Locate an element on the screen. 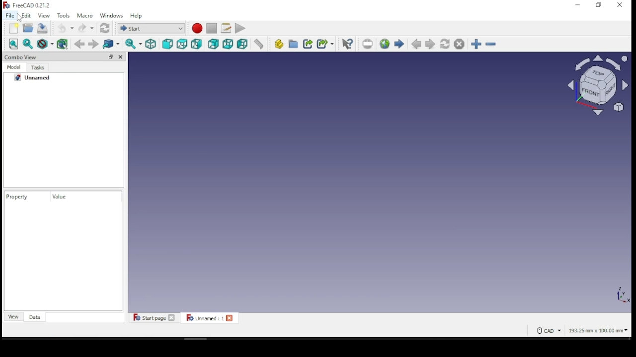 This screenshot has width=636, height=357. fir selection is located at coordinates (28, 44).